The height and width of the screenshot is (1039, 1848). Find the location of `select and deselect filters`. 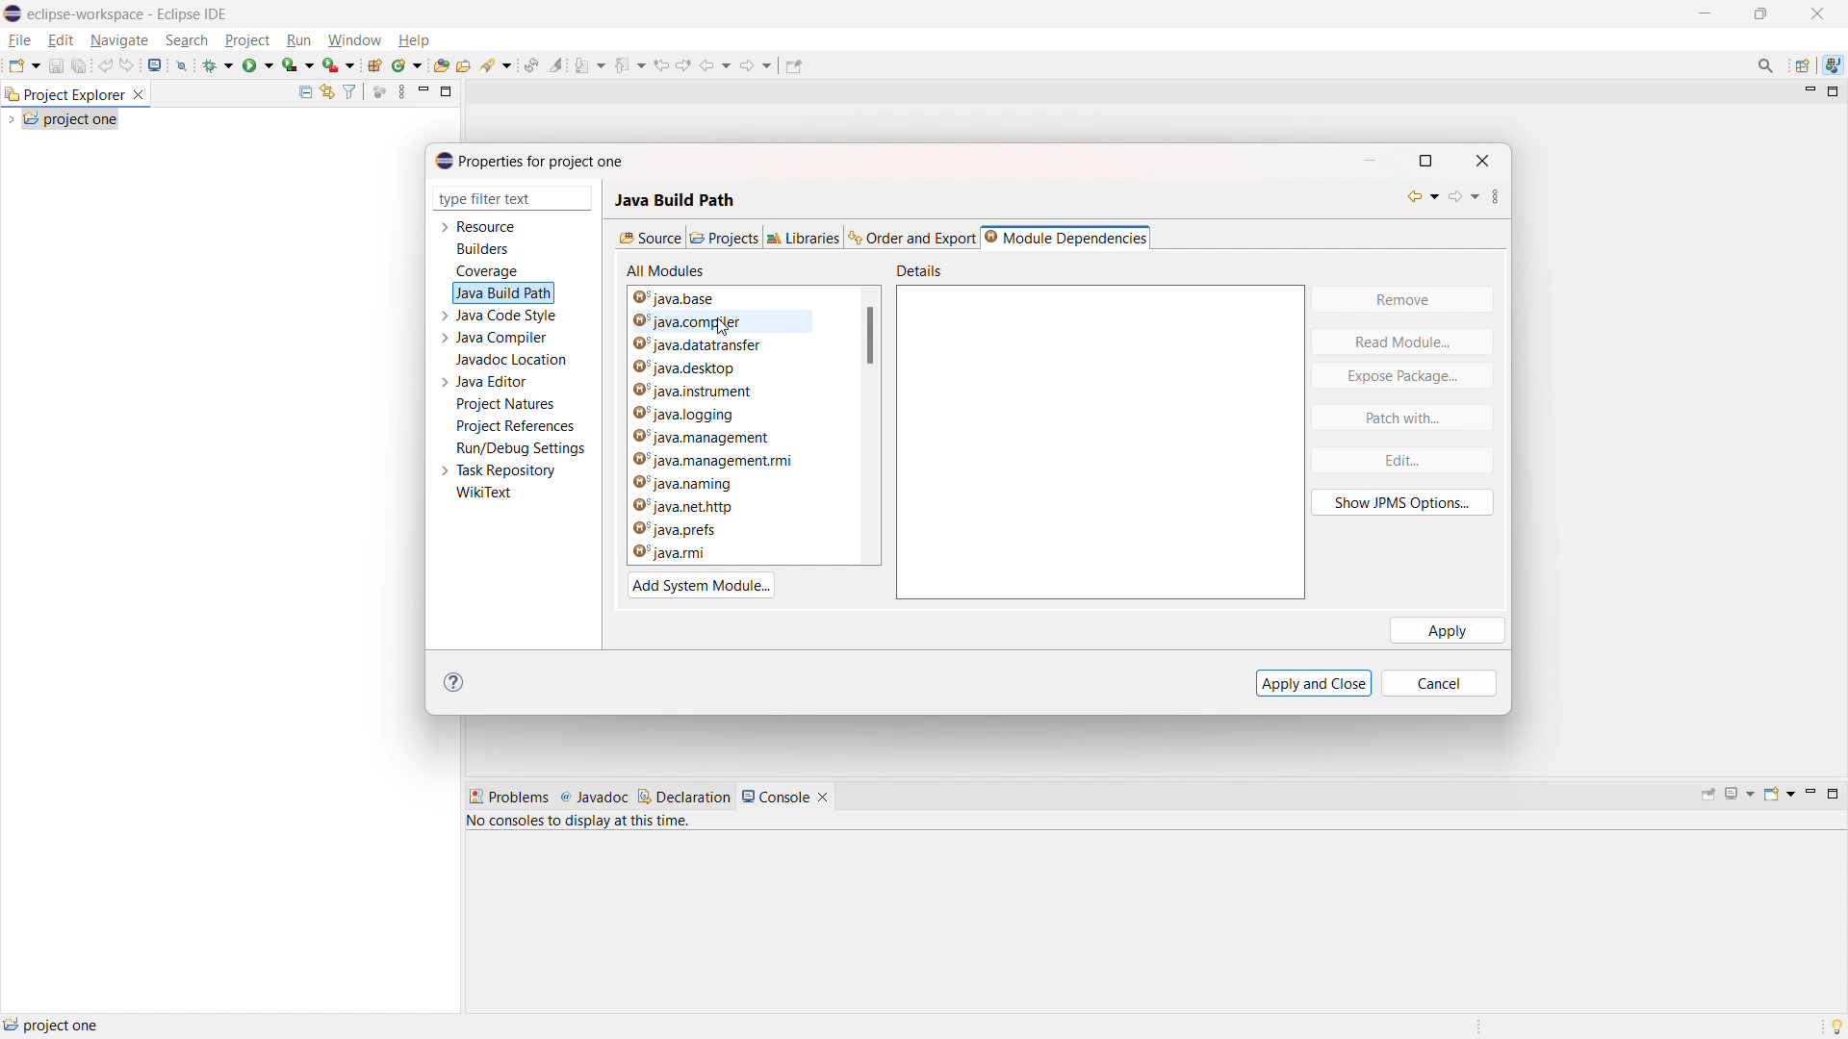

select and deselect filters is located at coordinates (349, 92).